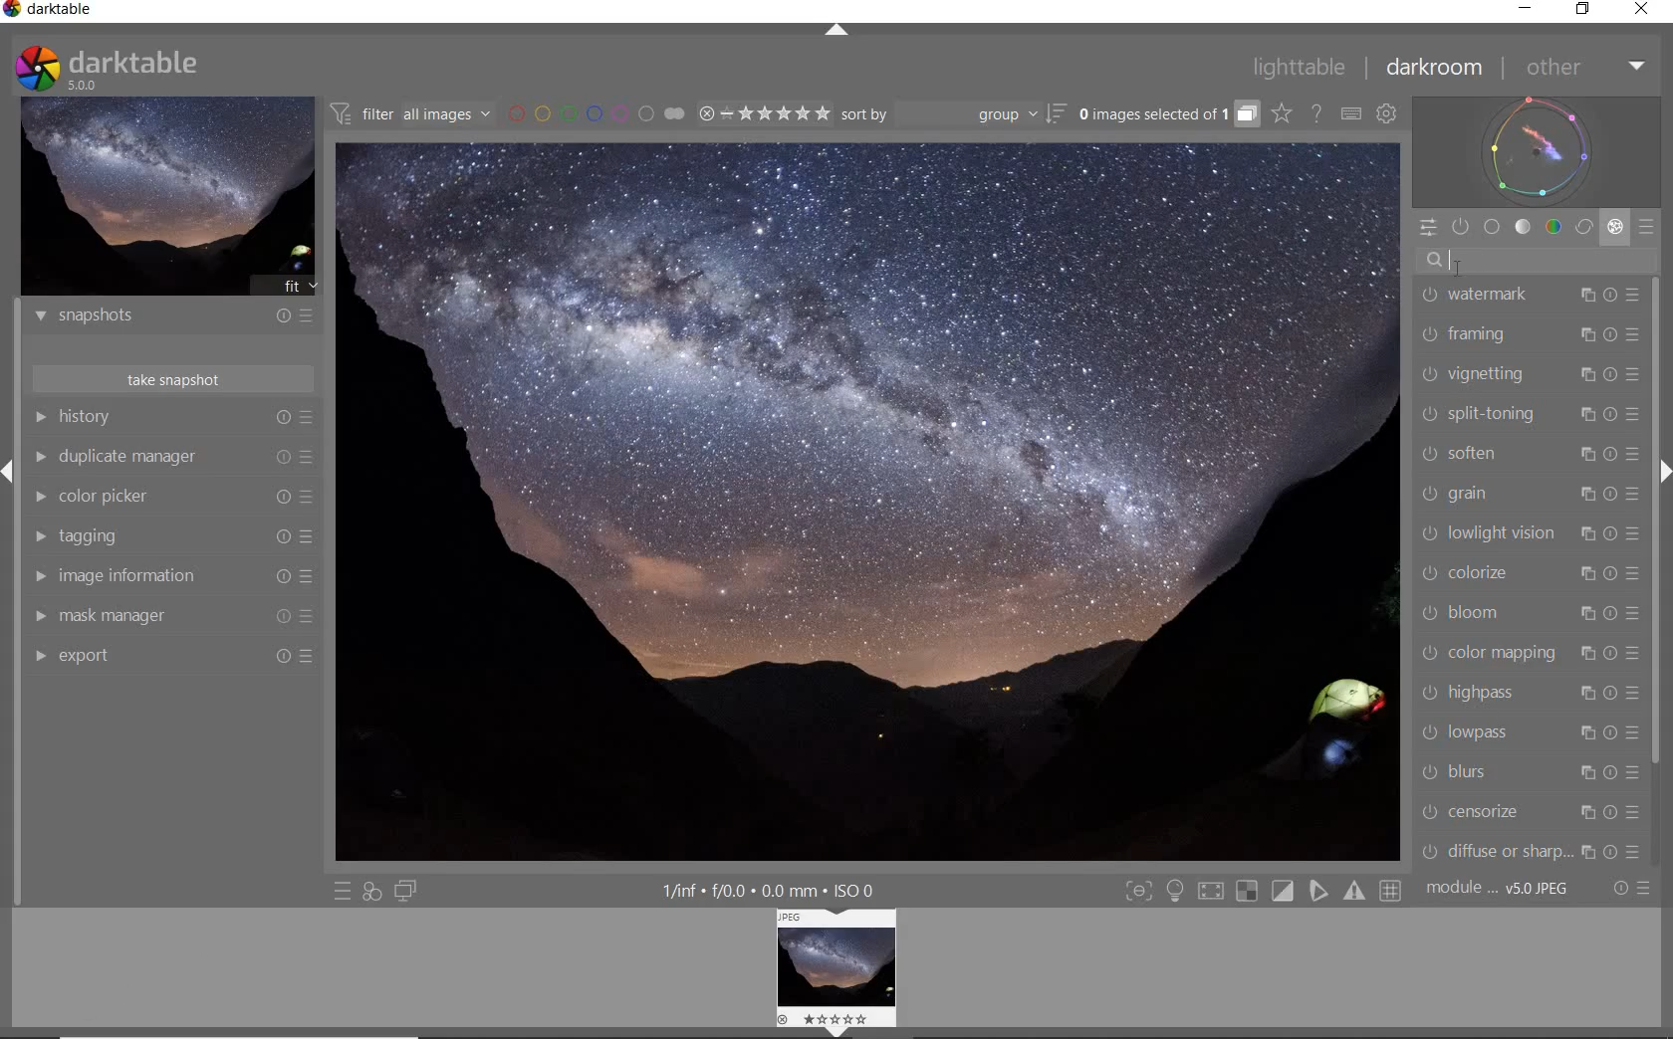 Image resolution: width=1673 pixels, height=1039 pixels. What do you see at coordinates (1633, 694) in the screenshot?
I see `presets` at bounding box center [1633, 694].